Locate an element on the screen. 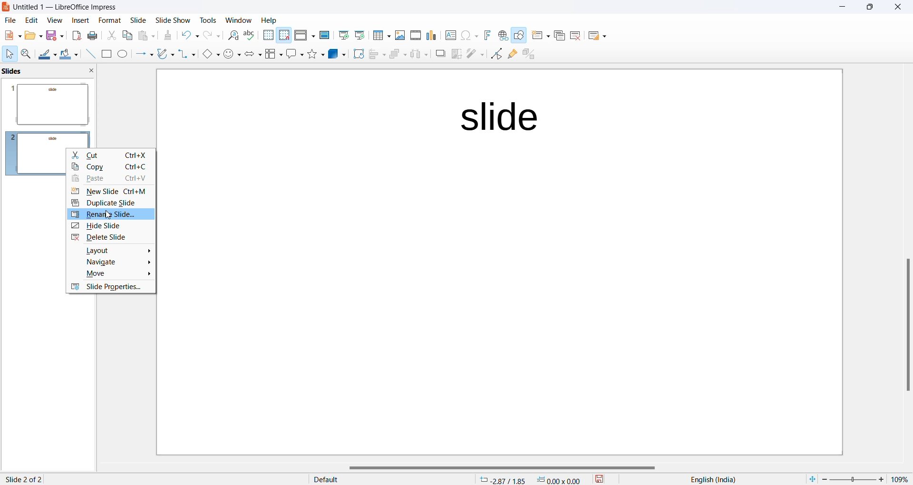  Insert audio and video is located at coordinates (414, 35).